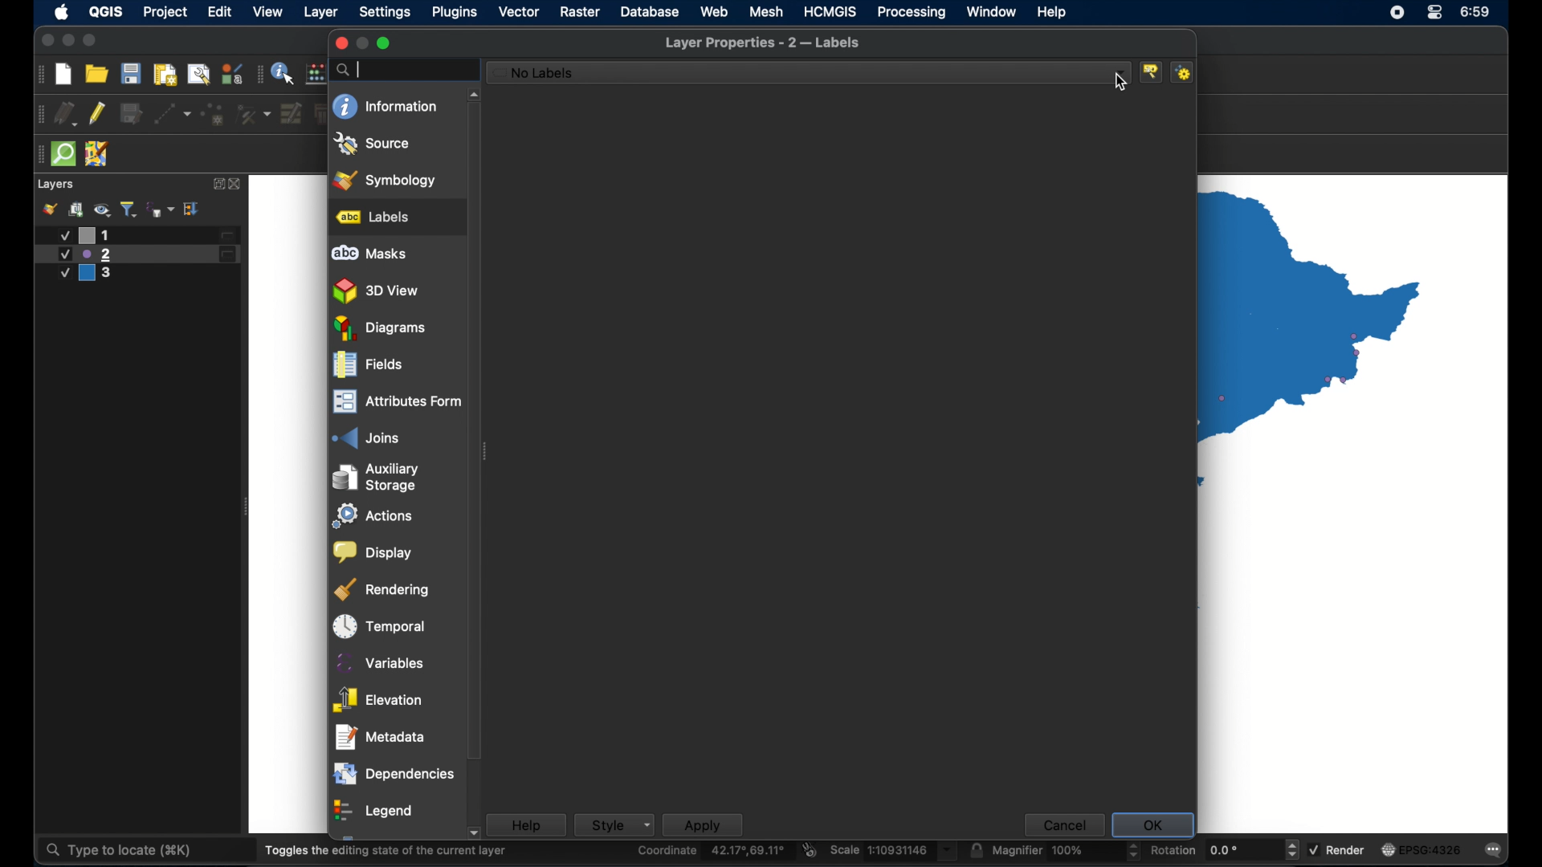  What do you see at coordinates (375, 516) in the screenshot?
I see `actions` at bounding box center [375, 516].